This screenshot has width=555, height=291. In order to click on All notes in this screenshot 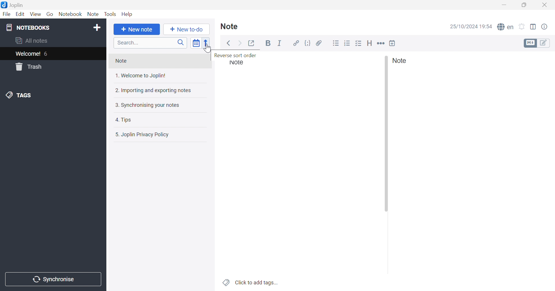, I will do `click(31, 41)`.